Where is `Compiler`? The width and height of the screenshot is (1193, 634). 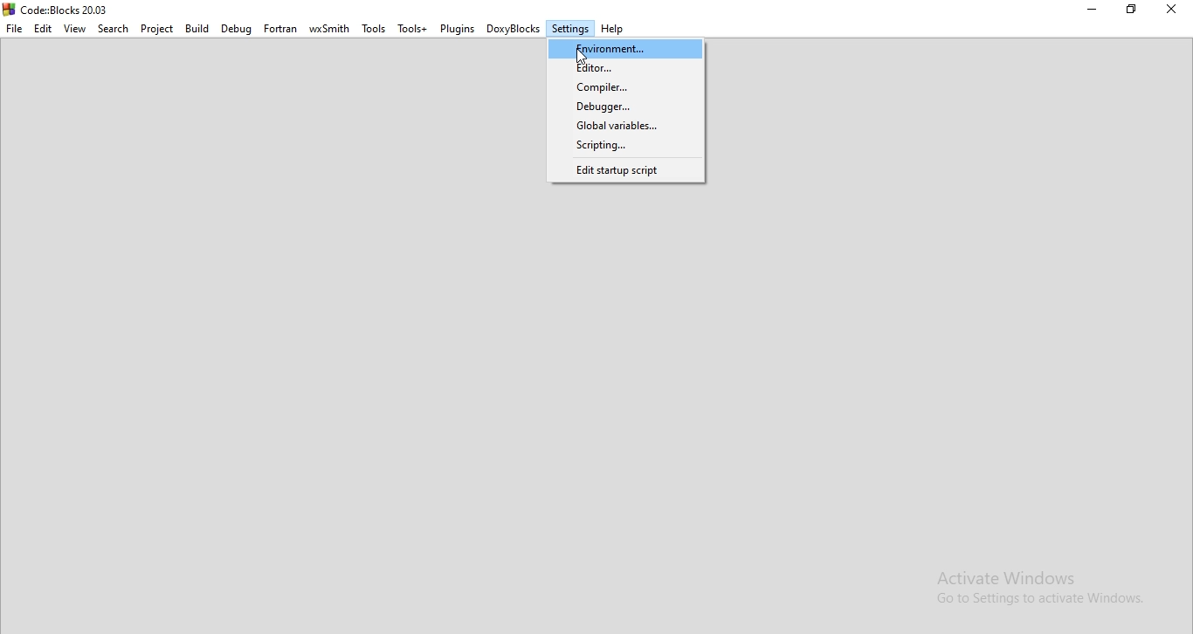 Compiler is located at coordinates (624, 87).